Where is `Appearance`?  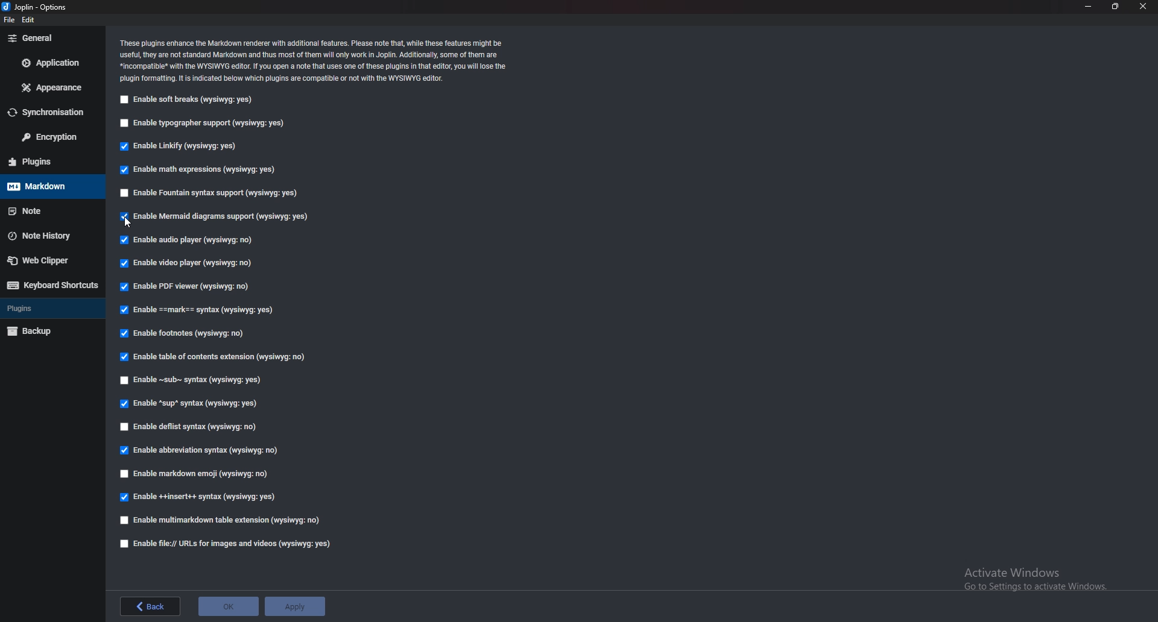 Appearance is located at coordinates (52, 87).